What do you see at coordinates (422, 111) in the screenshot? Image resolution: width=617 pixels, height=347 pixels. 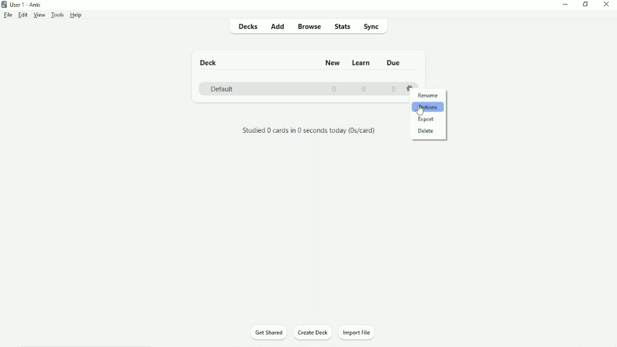 I see `Cursor` at bounding box center [422, 111].